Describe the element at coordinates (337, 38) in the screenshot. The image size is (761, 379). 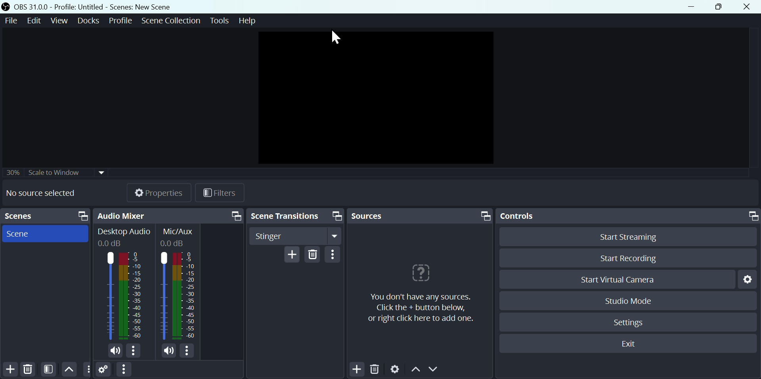
I see `cursor` at that location.